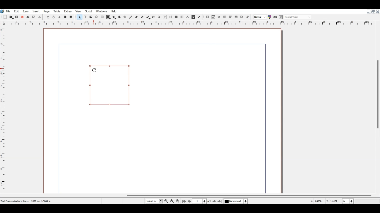 Image resolution: width=380 pixels, height=213 pixels. What do you see at coordinates (97, 17) in the screenshot?
I see `Render frame` at bounding box center [97, 17].